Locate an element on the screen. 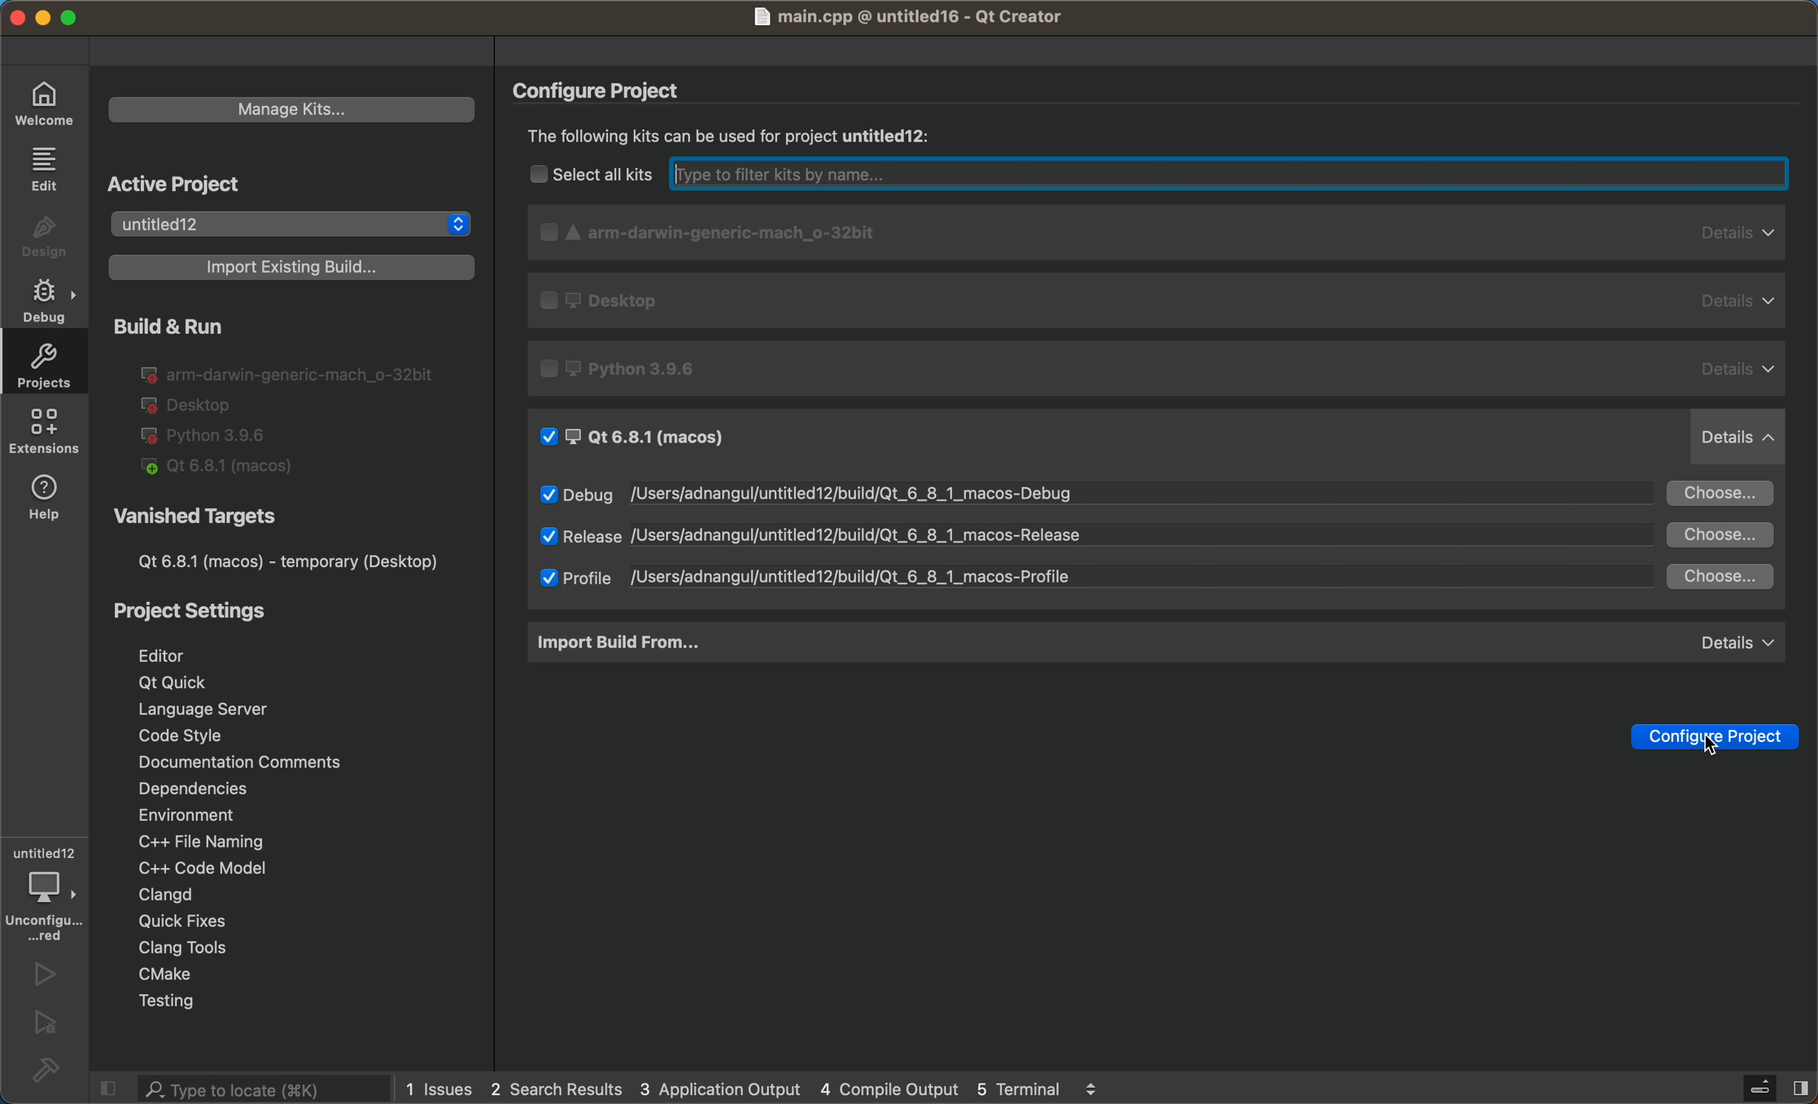 The height and width of the screenshot is (1104, 1818). close sidebar is located at coordinates (1755, 1084).